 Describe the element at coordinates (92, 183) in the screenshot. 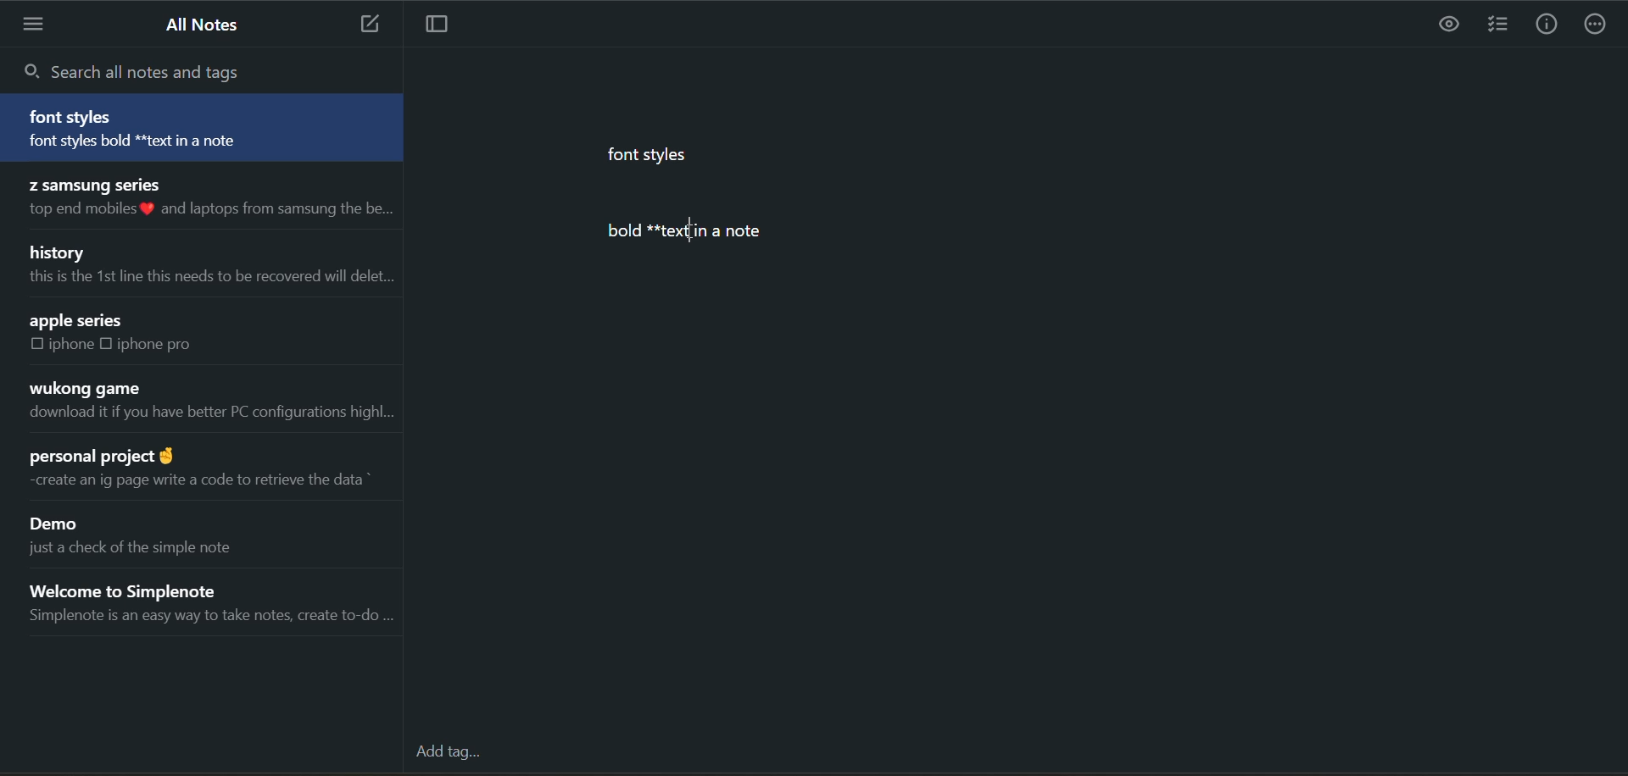

I see `Z samsung series` at that location.